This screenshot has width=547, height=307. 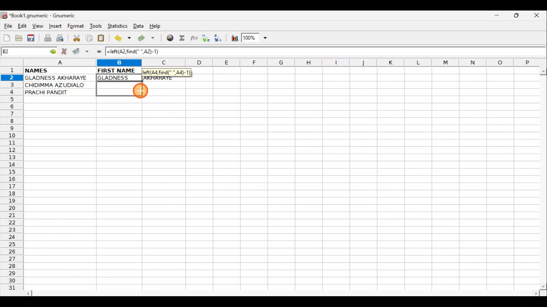 I want to click on Insert Chart, so click(x=233, y=39).